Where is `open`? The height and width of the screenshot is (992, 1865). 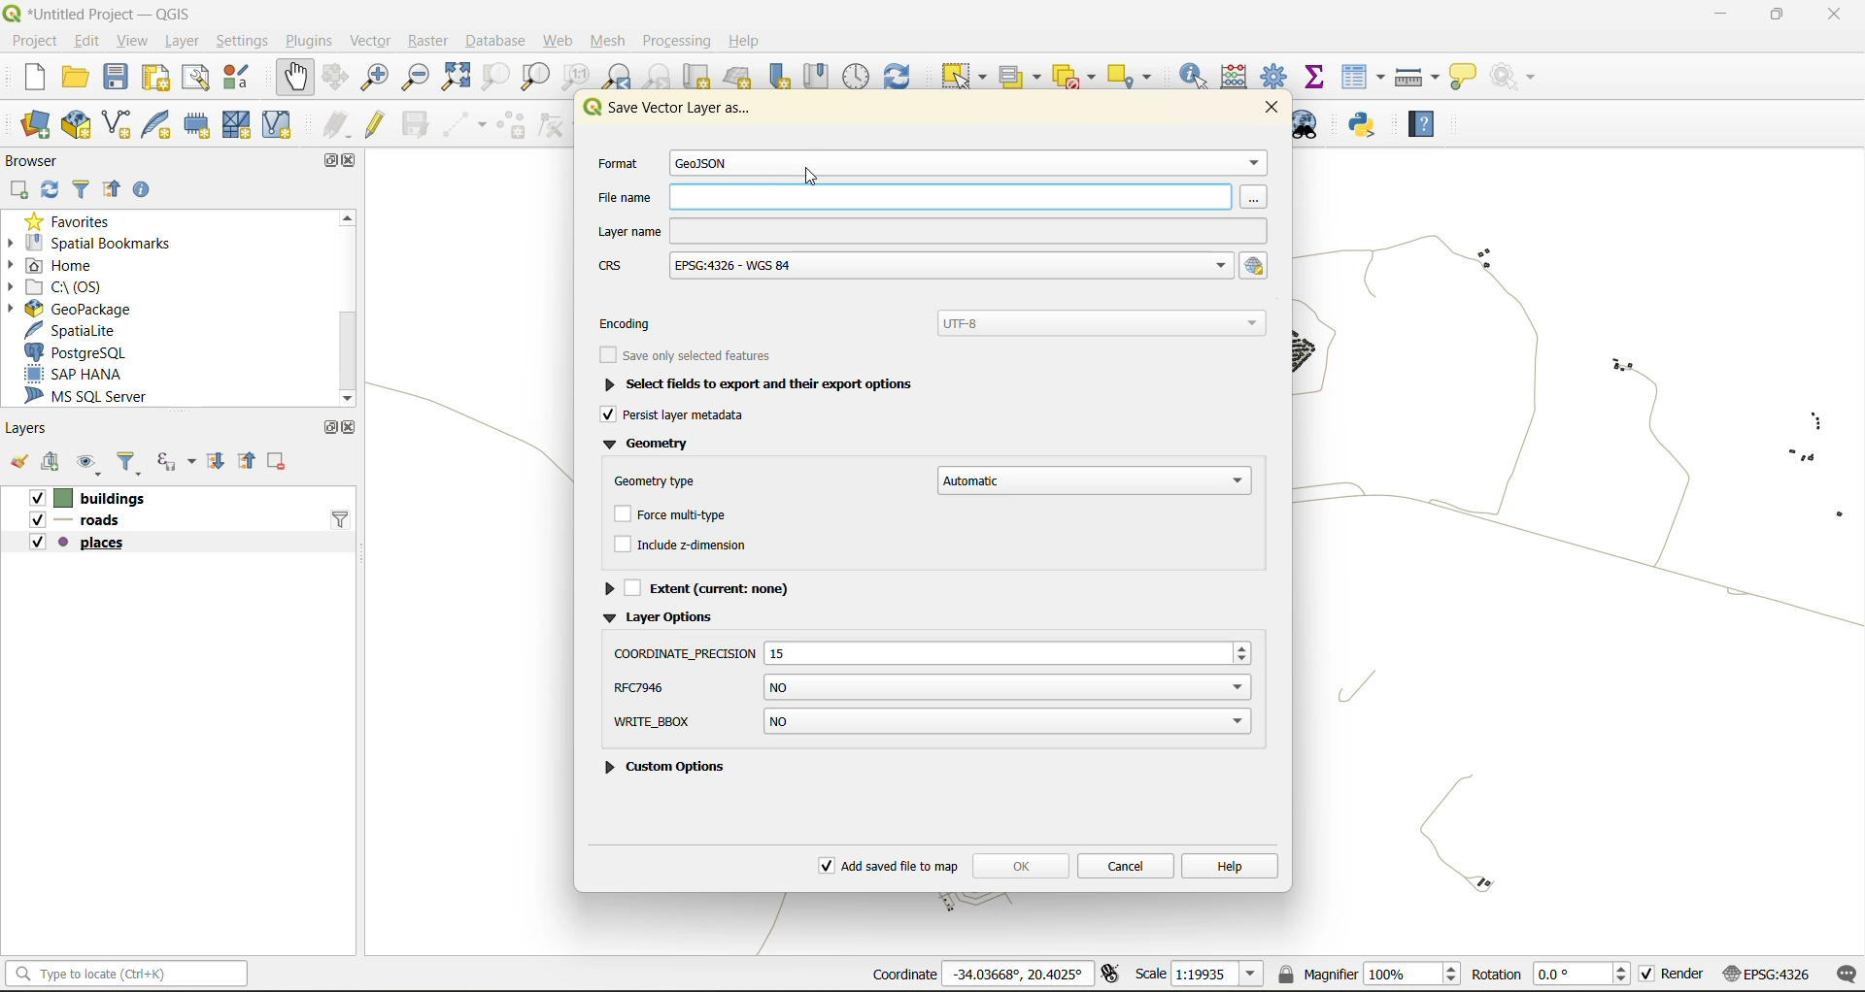
open is located at coordinates (80, 76).